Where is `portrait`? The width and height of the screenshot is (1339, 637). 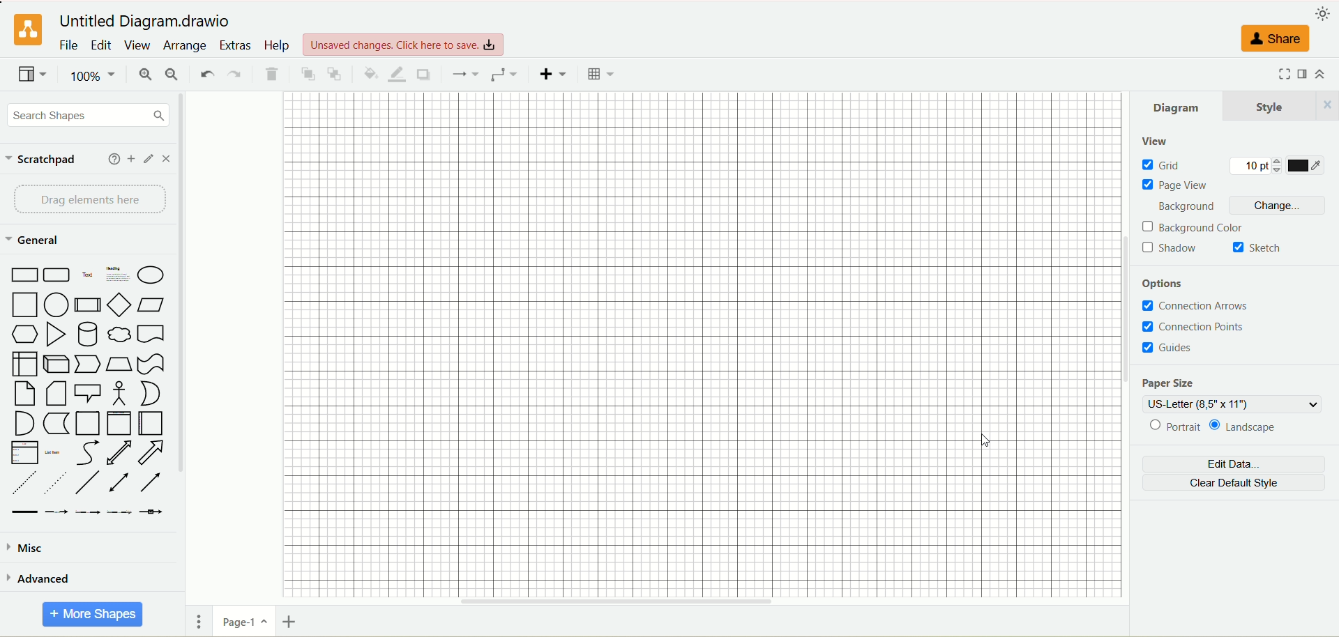 portrait is located at coordinates (1174, 428).